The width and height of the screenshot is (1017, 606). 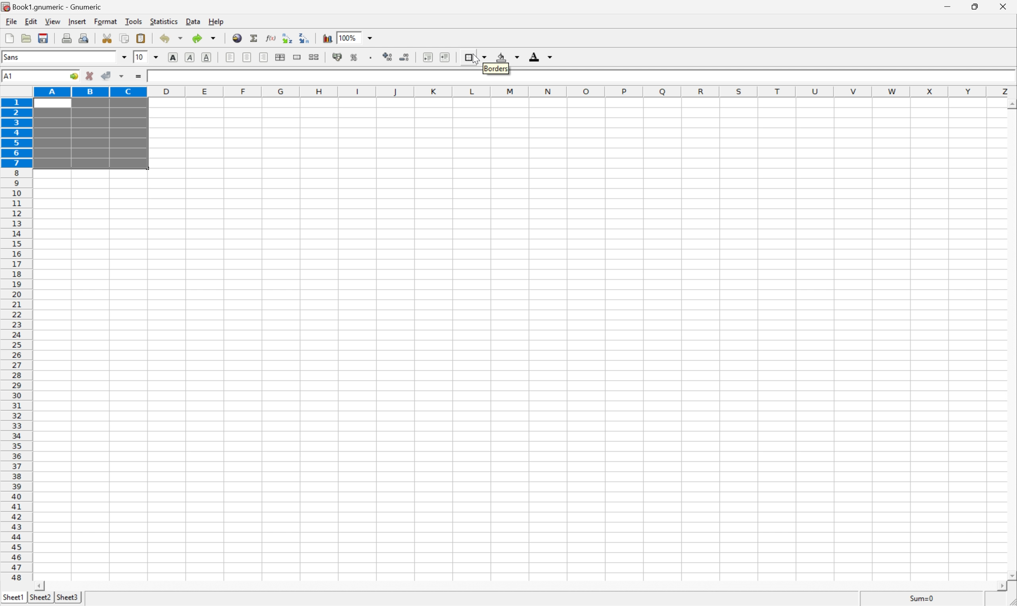 I want to click on Set the format of the selected cells to include a thousands separator, so click(x=369, y=57).